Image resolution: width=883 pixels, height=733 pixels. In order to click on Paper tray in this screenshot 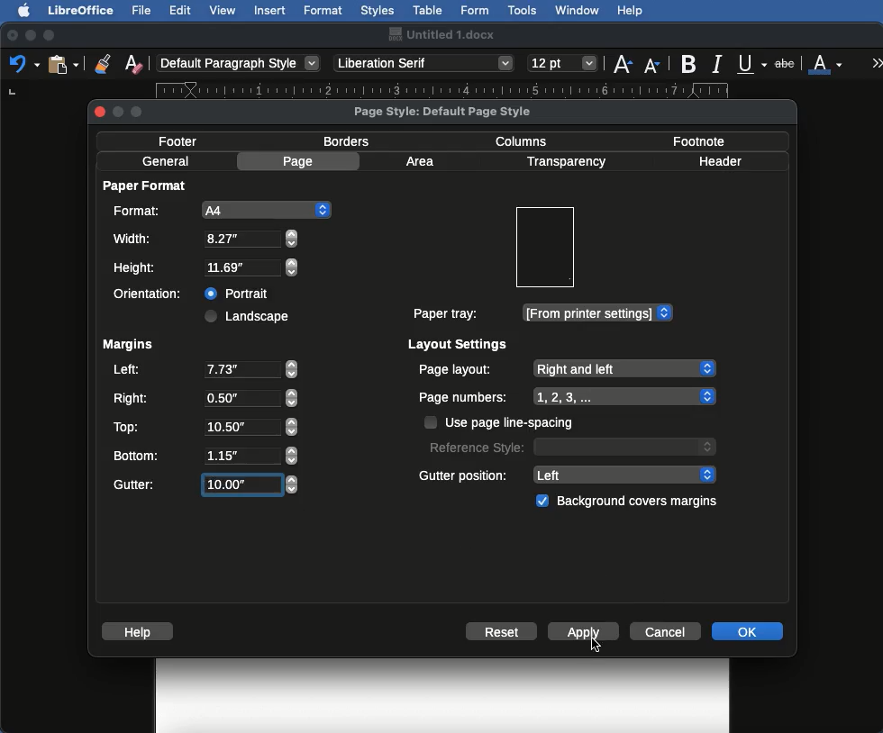, I will do `click(542, 313)`.